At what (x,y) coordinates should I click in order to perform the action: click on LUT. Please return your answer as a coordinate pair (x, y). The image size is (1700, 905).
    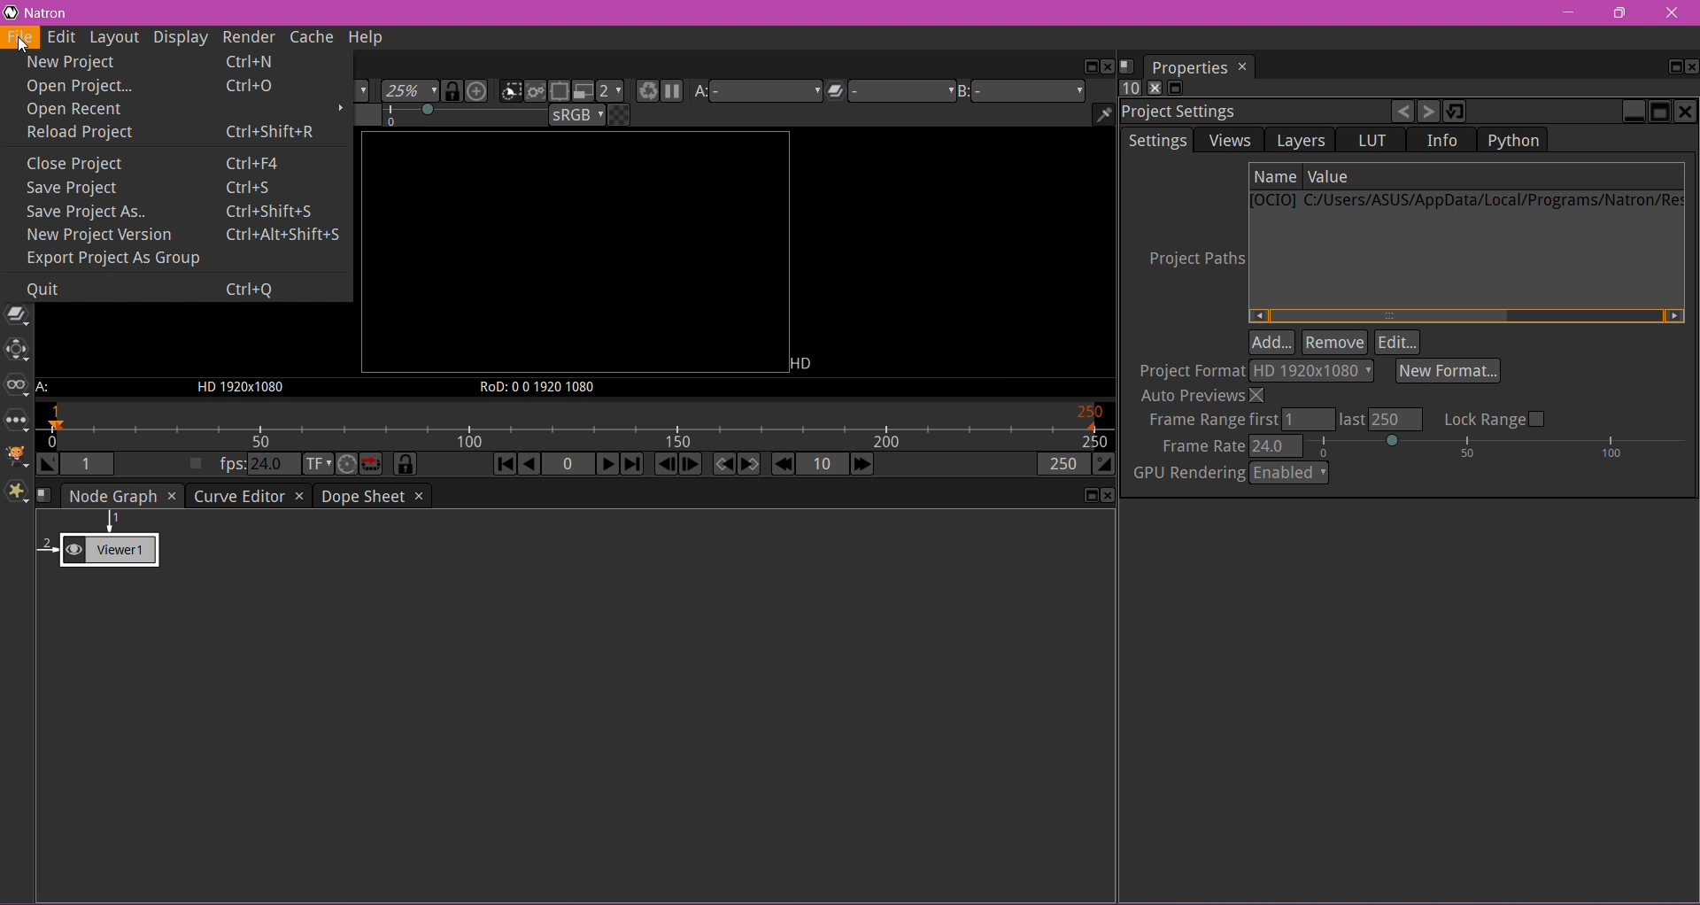
    Looking at the image, I should click on (1373, 140).